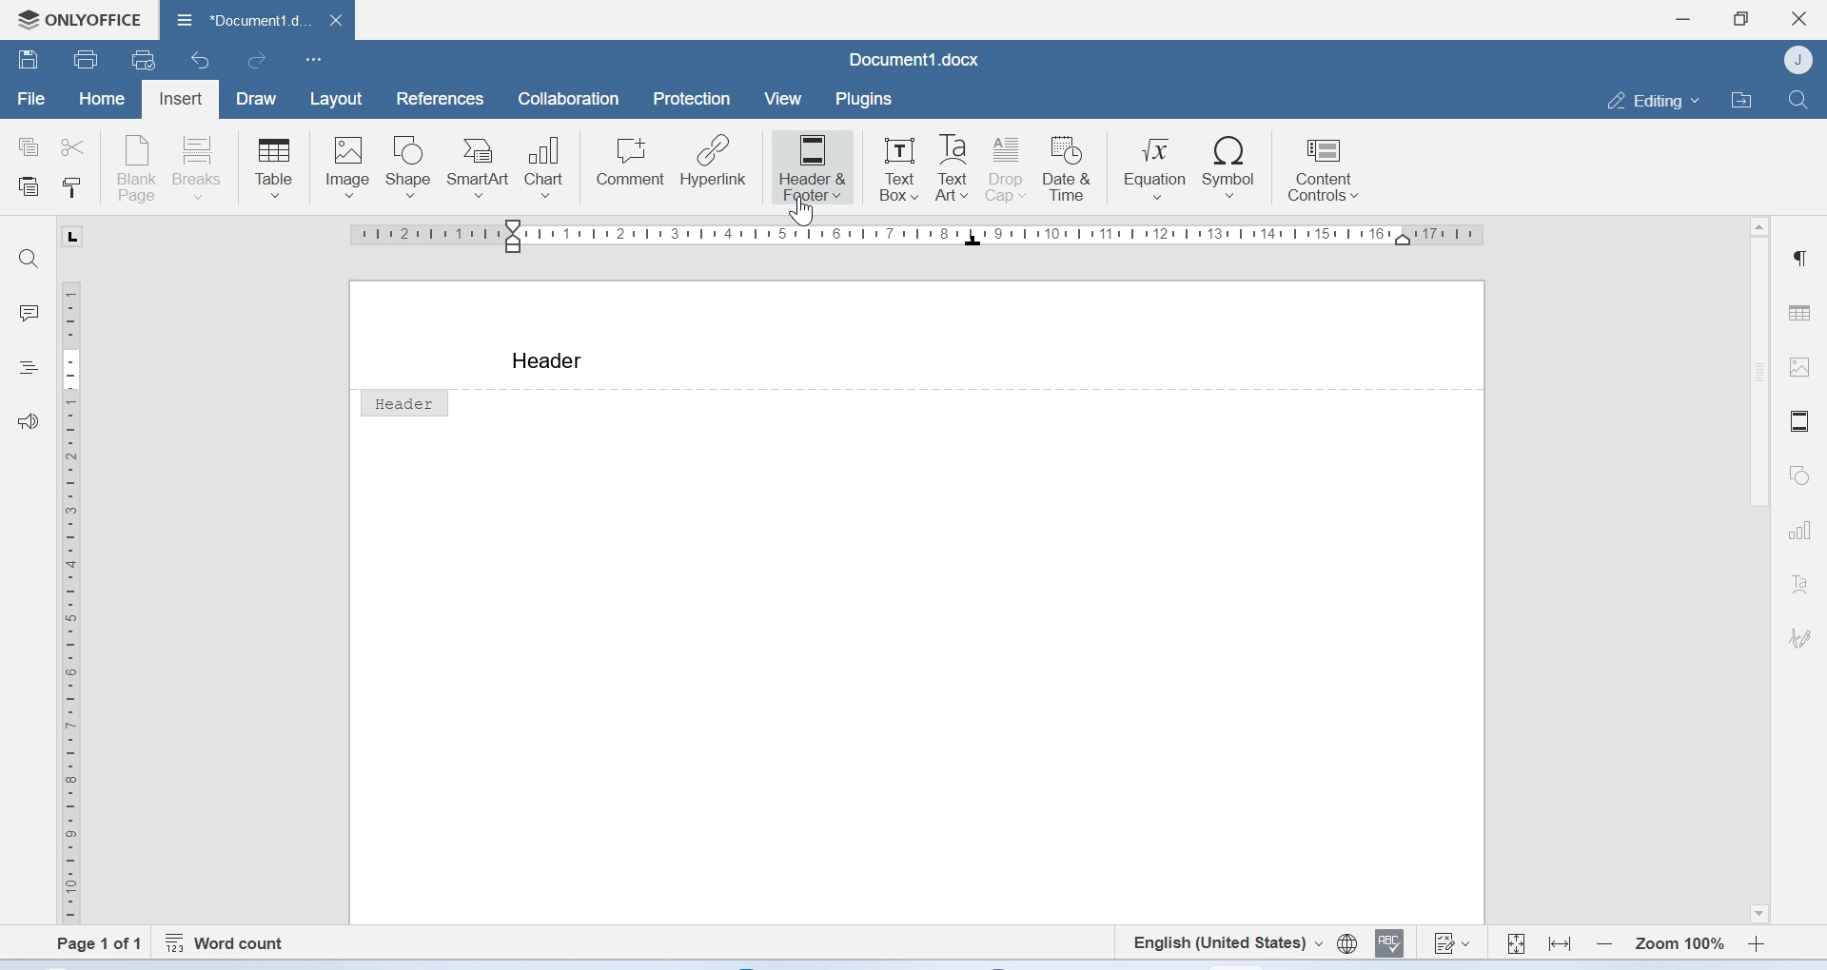 The width and height of the screenshot is (1827, 970). I want to click on Text, so click(1799, 584).